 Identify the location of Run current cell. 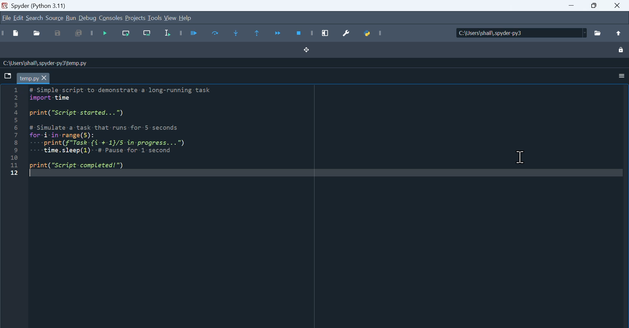
(216, 34).